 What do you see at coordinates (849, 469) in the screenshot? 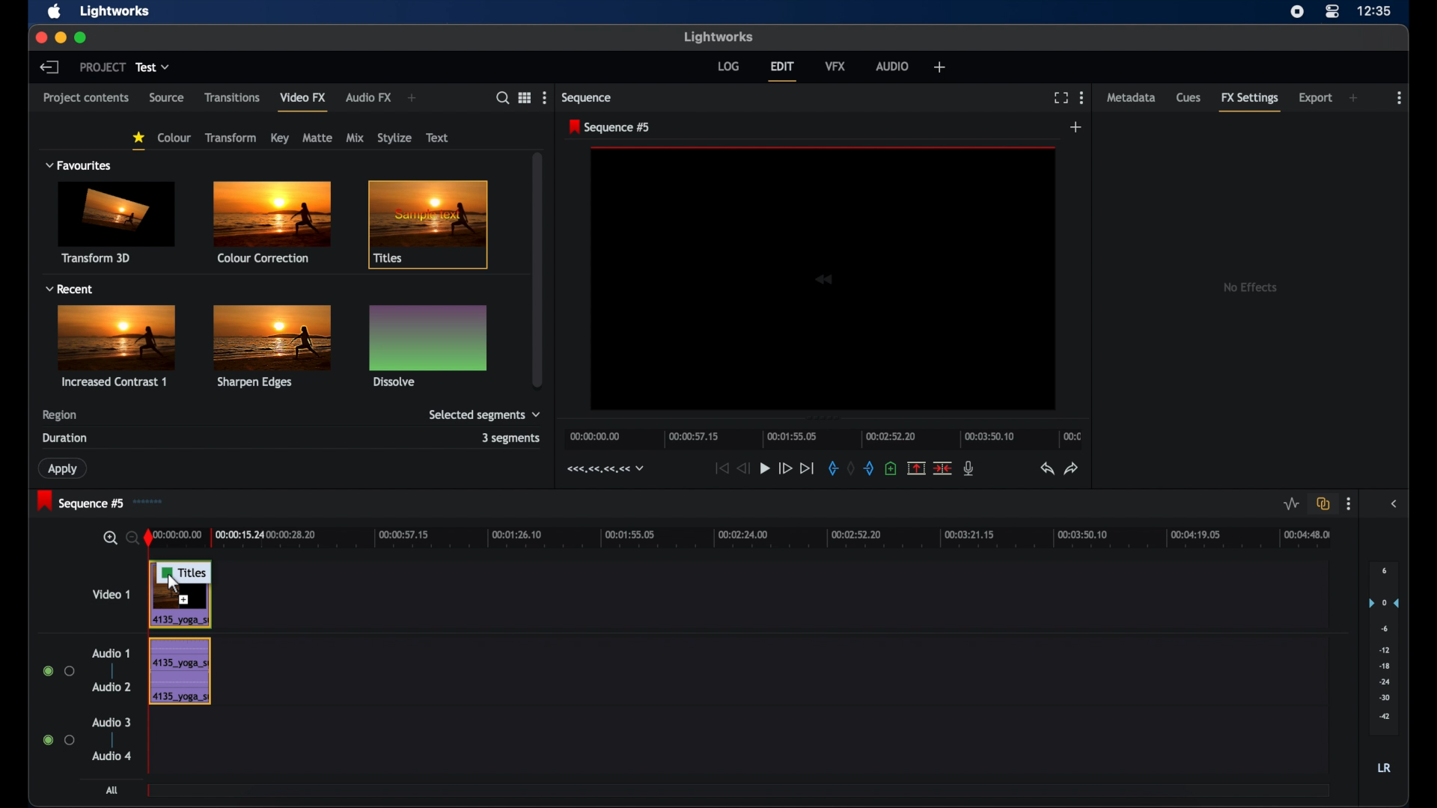
I see `remove markers` at bounding box center [849, 469].